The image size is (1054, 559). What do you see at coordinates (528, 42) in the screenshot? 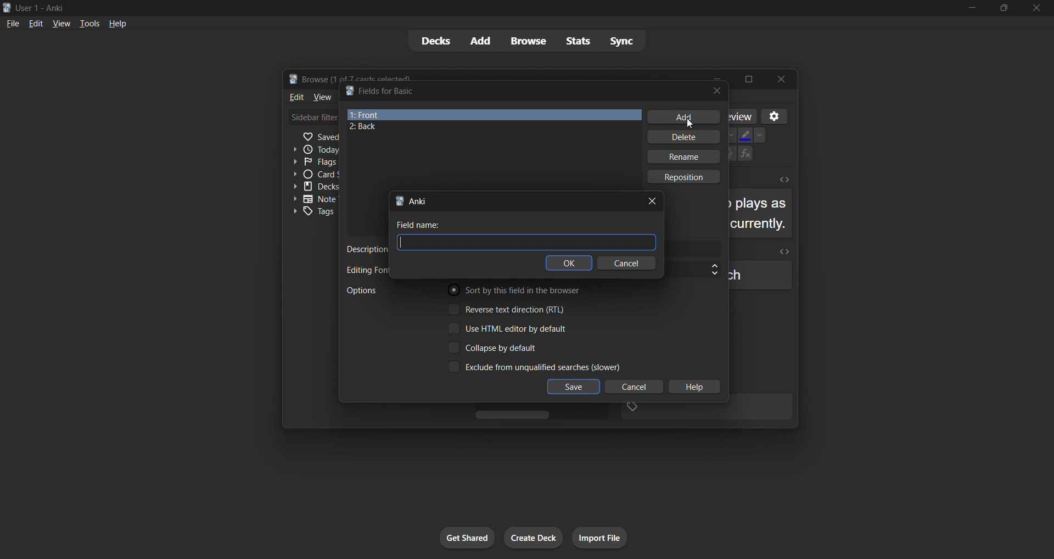
I see `browse` at bounding box center [528, 42].